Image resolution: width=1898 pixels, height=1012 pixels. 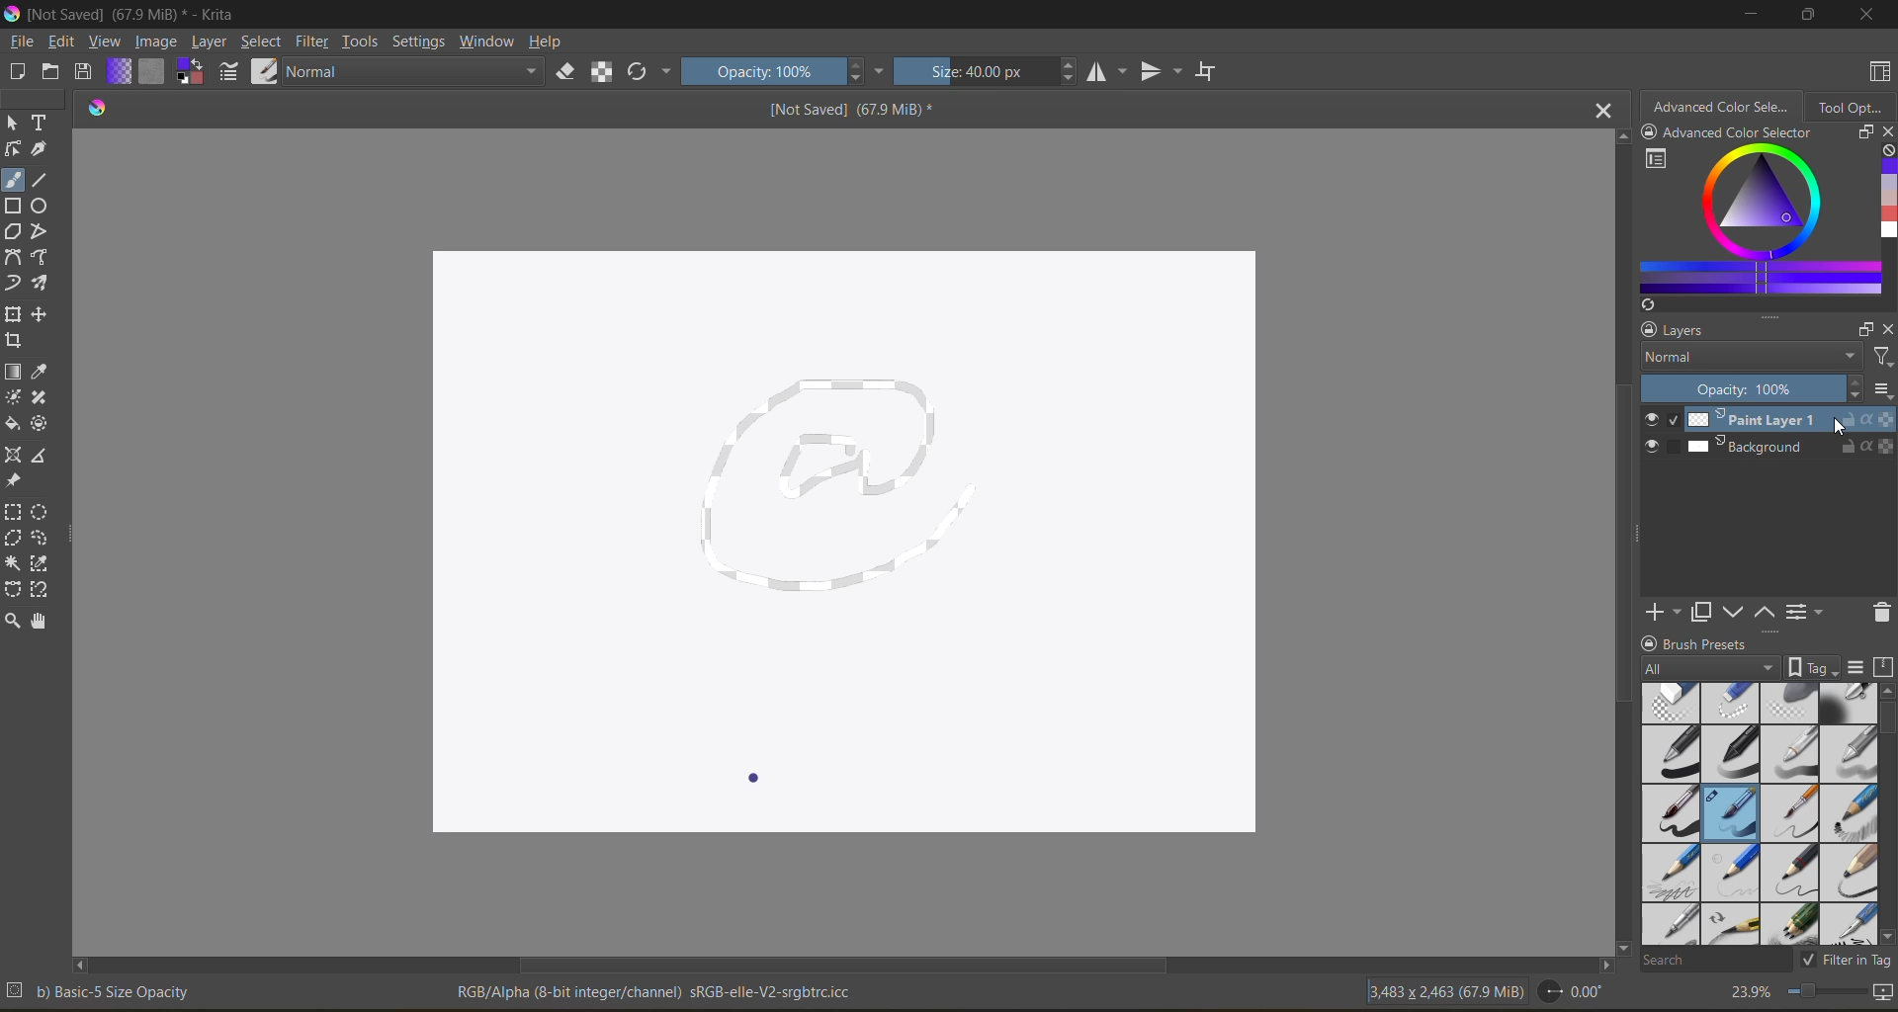 I want to click on search, so click(x=1714, y=963).